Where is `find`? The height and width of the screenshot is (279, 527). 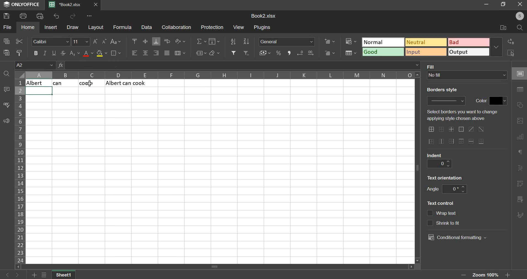
find is located at coordinates (6, 73).